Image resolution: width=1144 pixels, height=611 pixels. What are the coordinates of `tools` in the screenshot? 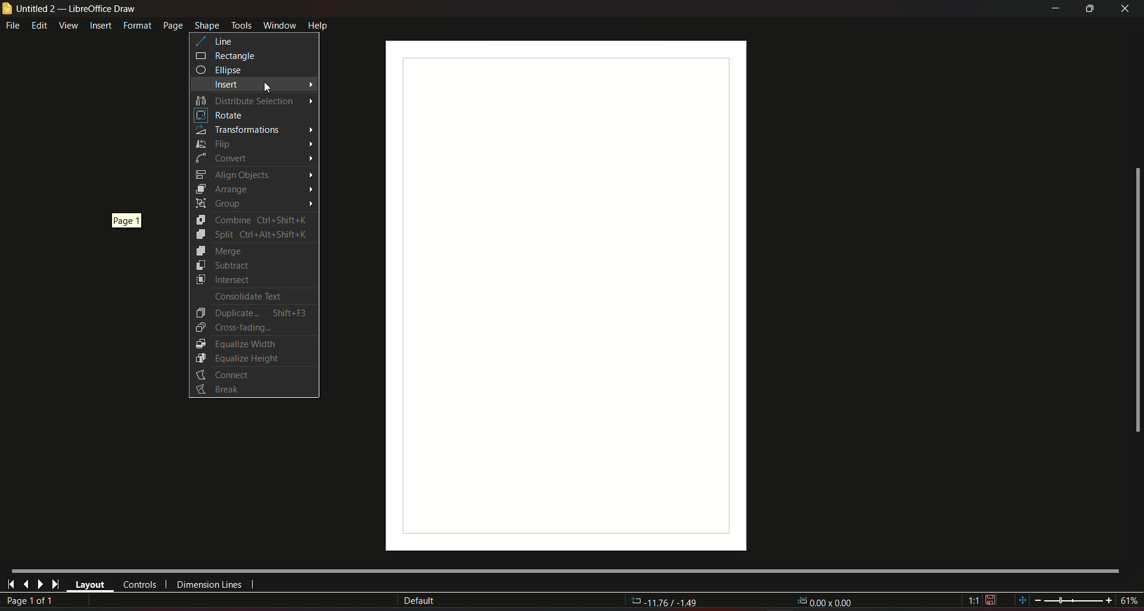 It's located at (241, 24).